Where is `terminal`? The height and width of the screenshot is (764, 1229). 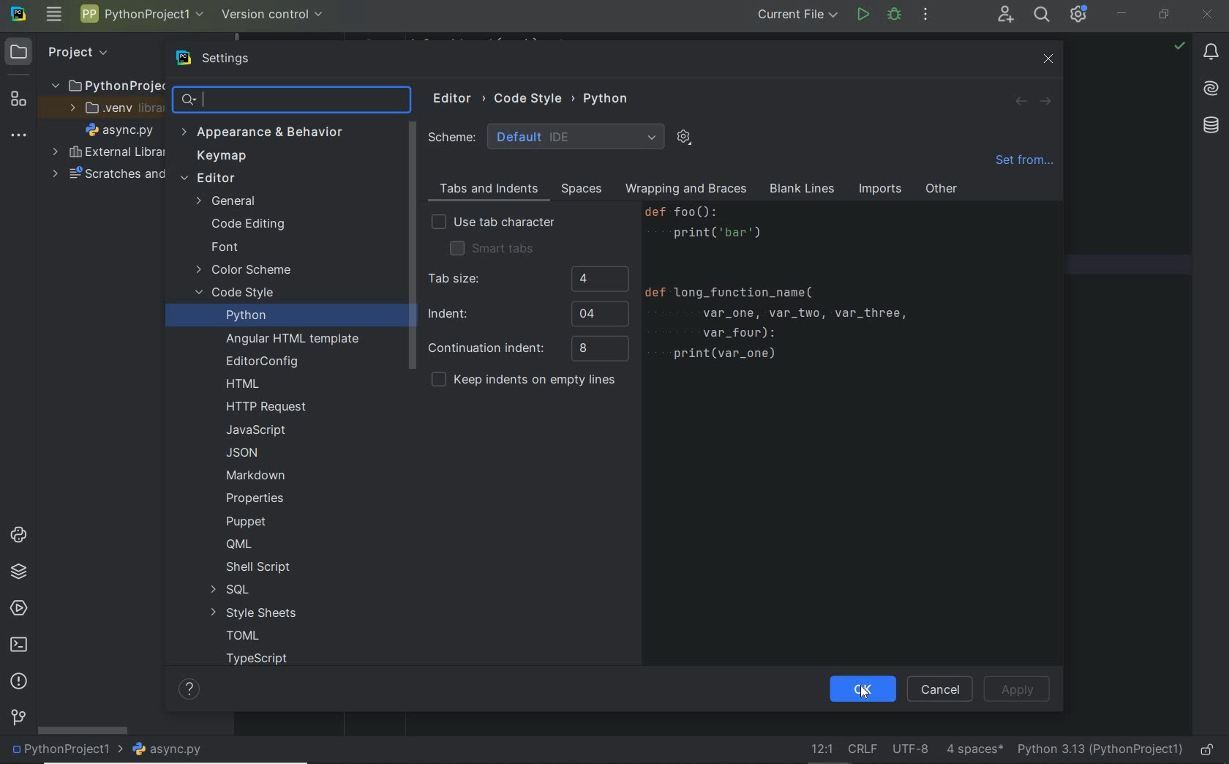
terminal is located at coordinates (19, 645).